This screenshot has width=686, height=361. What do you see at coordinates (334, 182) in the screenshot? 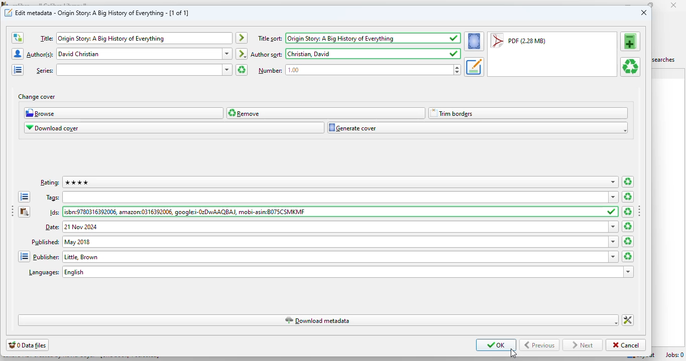
I see `rating: 4 stars` at bounding box center [334, 182].